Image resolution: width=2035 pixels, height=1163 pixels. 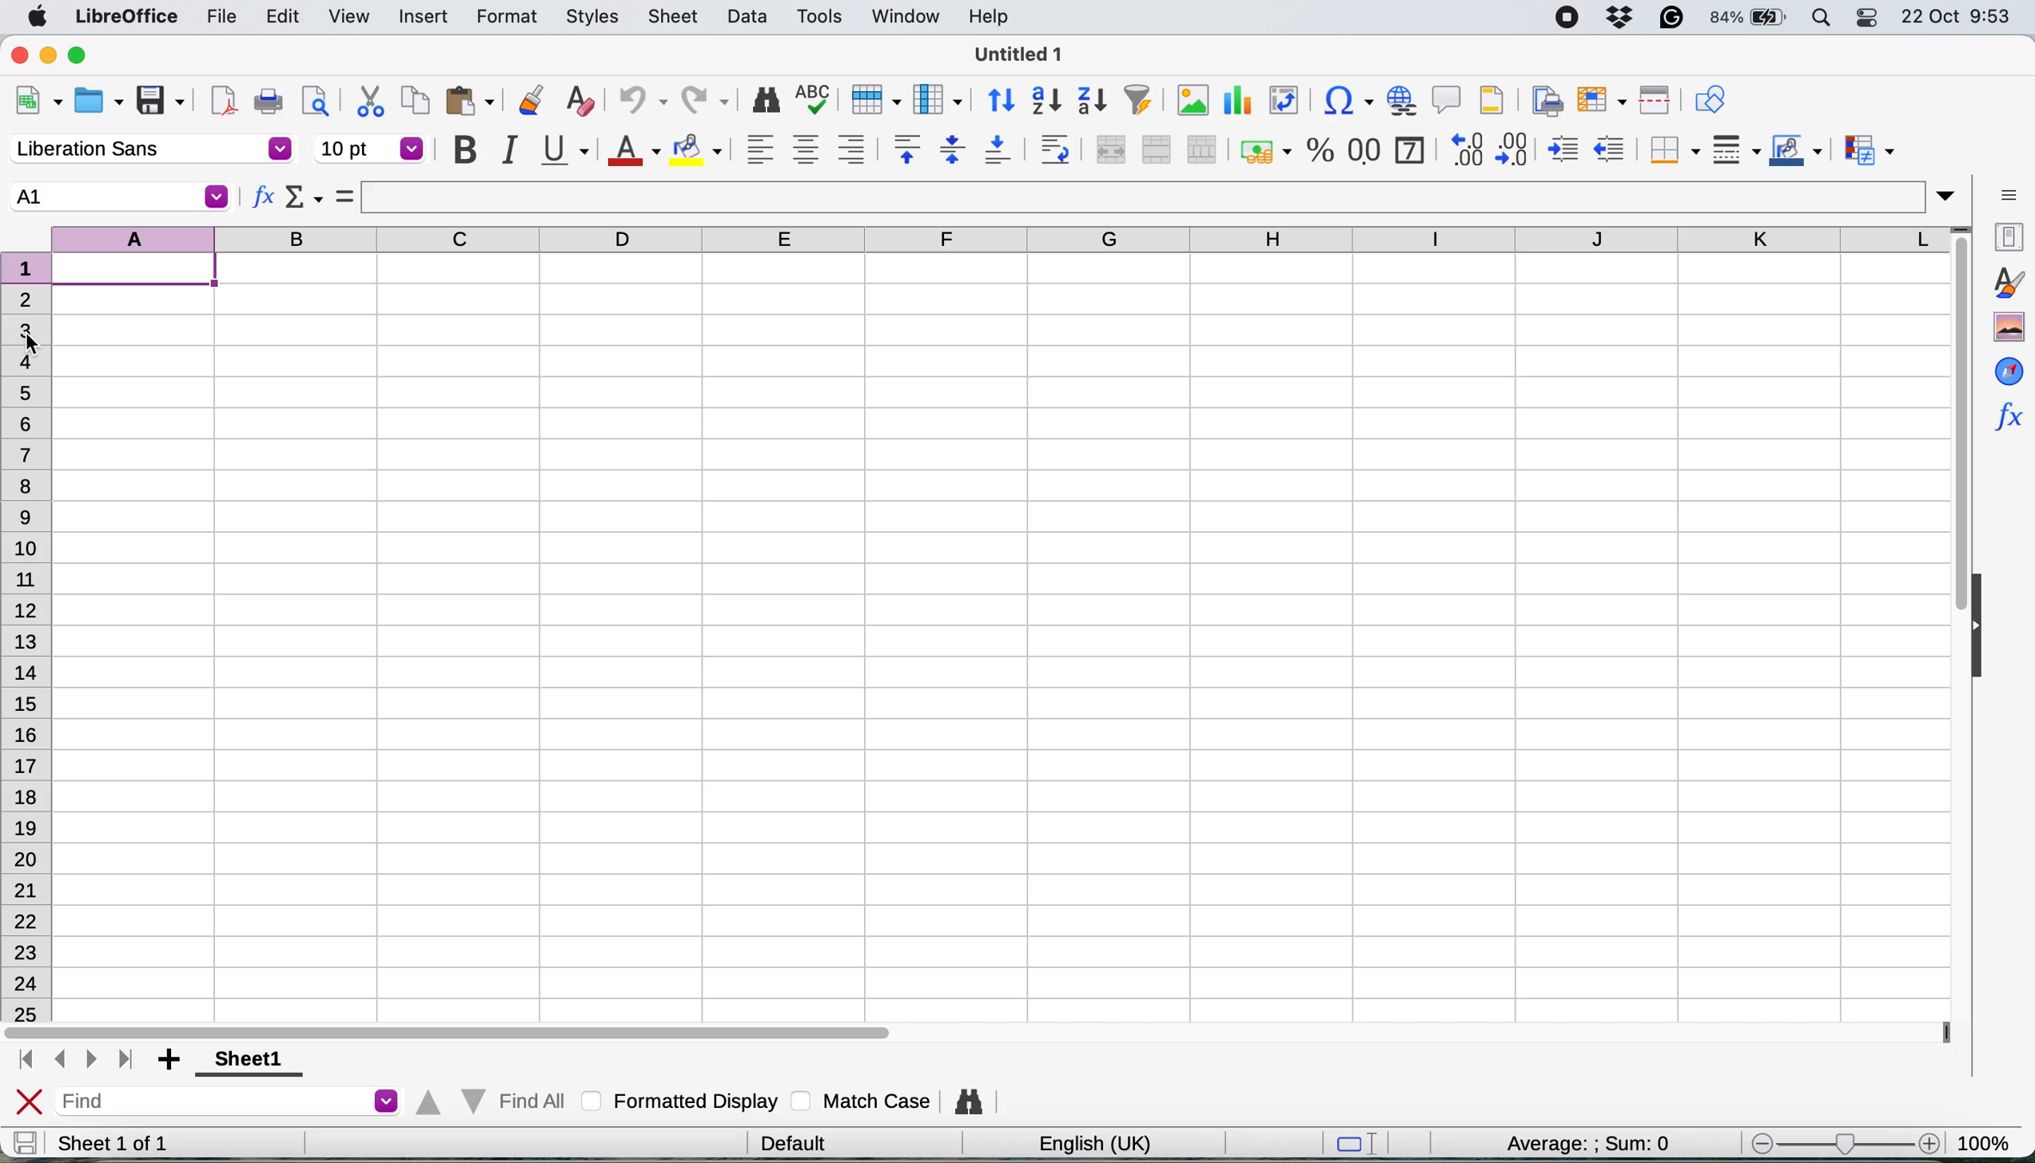 I want to click on unmerge, so click(x=1202, y=150).